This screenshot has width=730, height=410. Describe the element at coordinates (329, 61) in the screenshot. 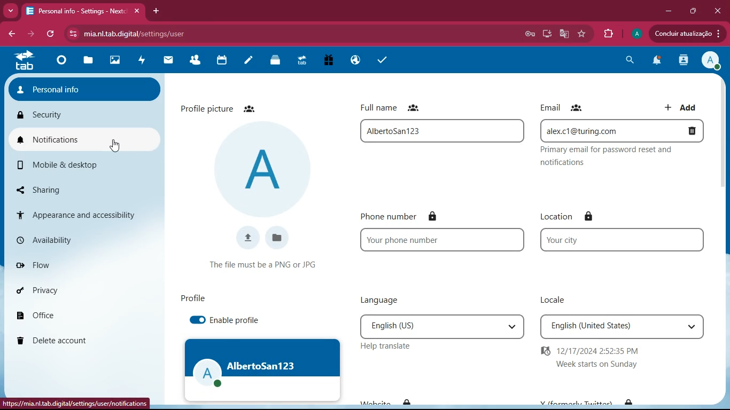

I see `gift` at that location.